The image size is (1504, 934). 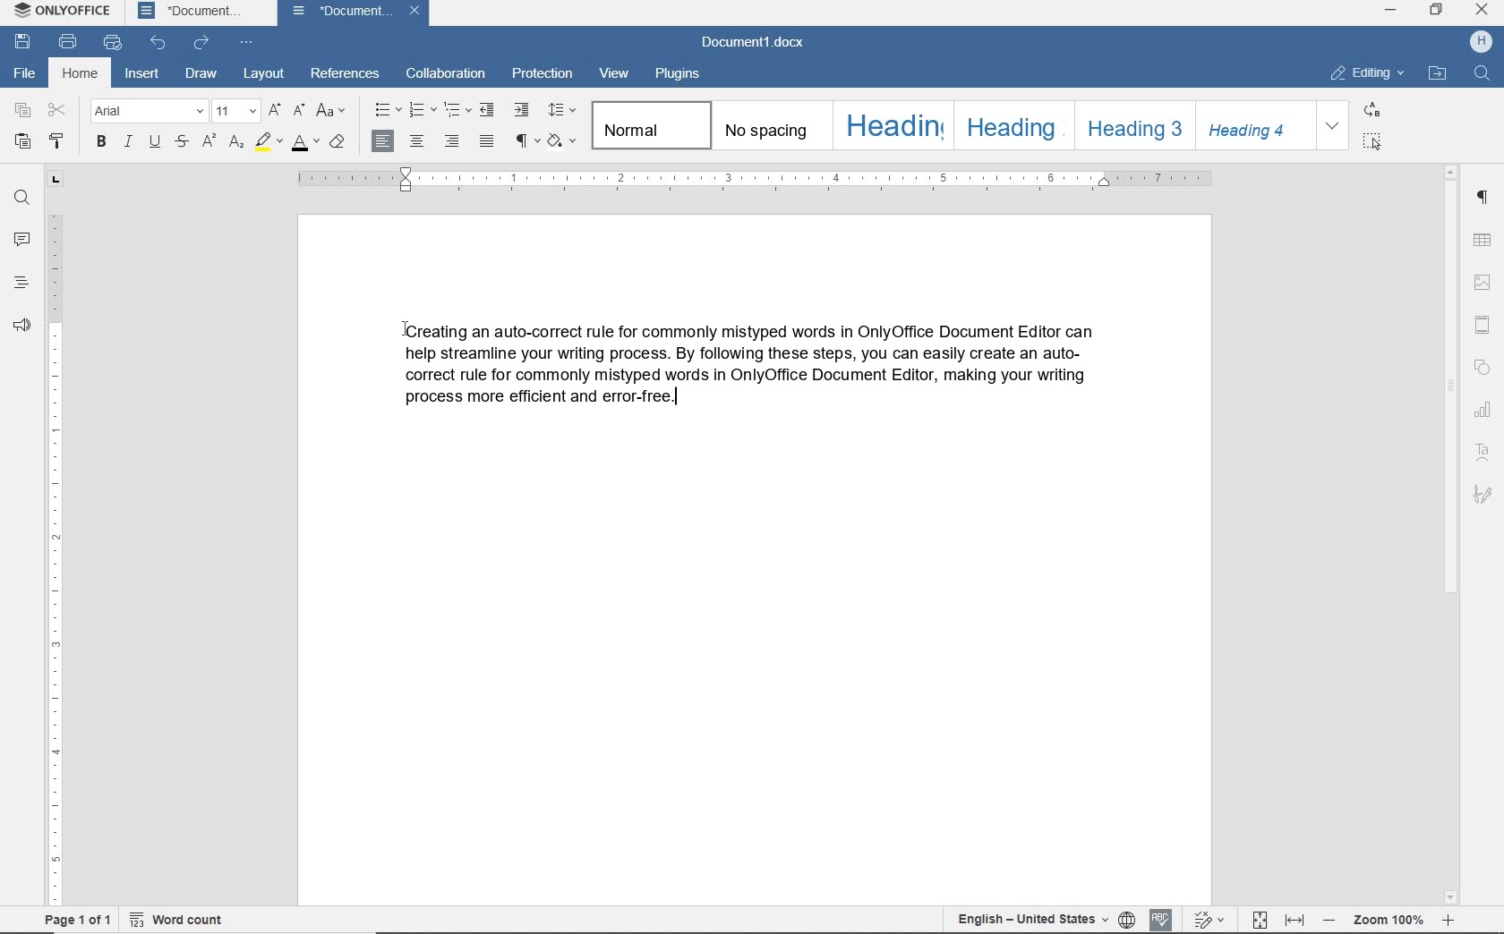 I want to click on zoom out or zoom in, so click(x=1394, y=921).